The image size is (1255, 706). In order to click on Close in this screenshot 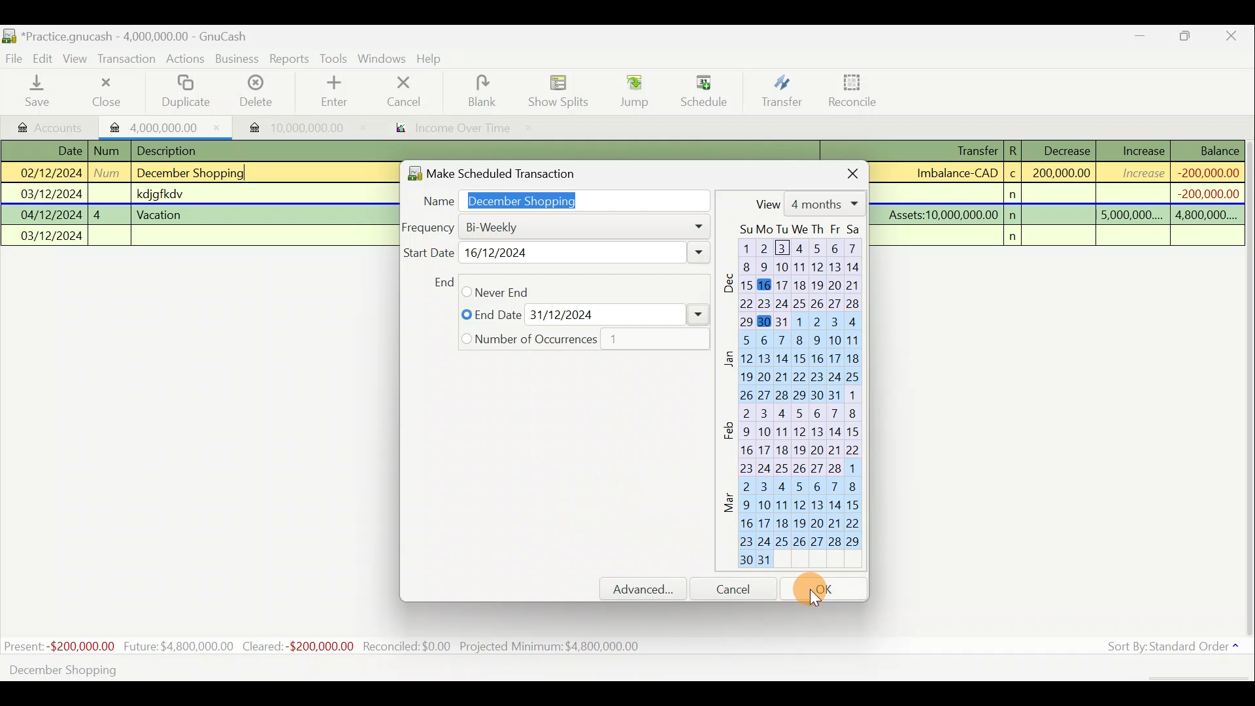, I will do `click(1232, 38)`.